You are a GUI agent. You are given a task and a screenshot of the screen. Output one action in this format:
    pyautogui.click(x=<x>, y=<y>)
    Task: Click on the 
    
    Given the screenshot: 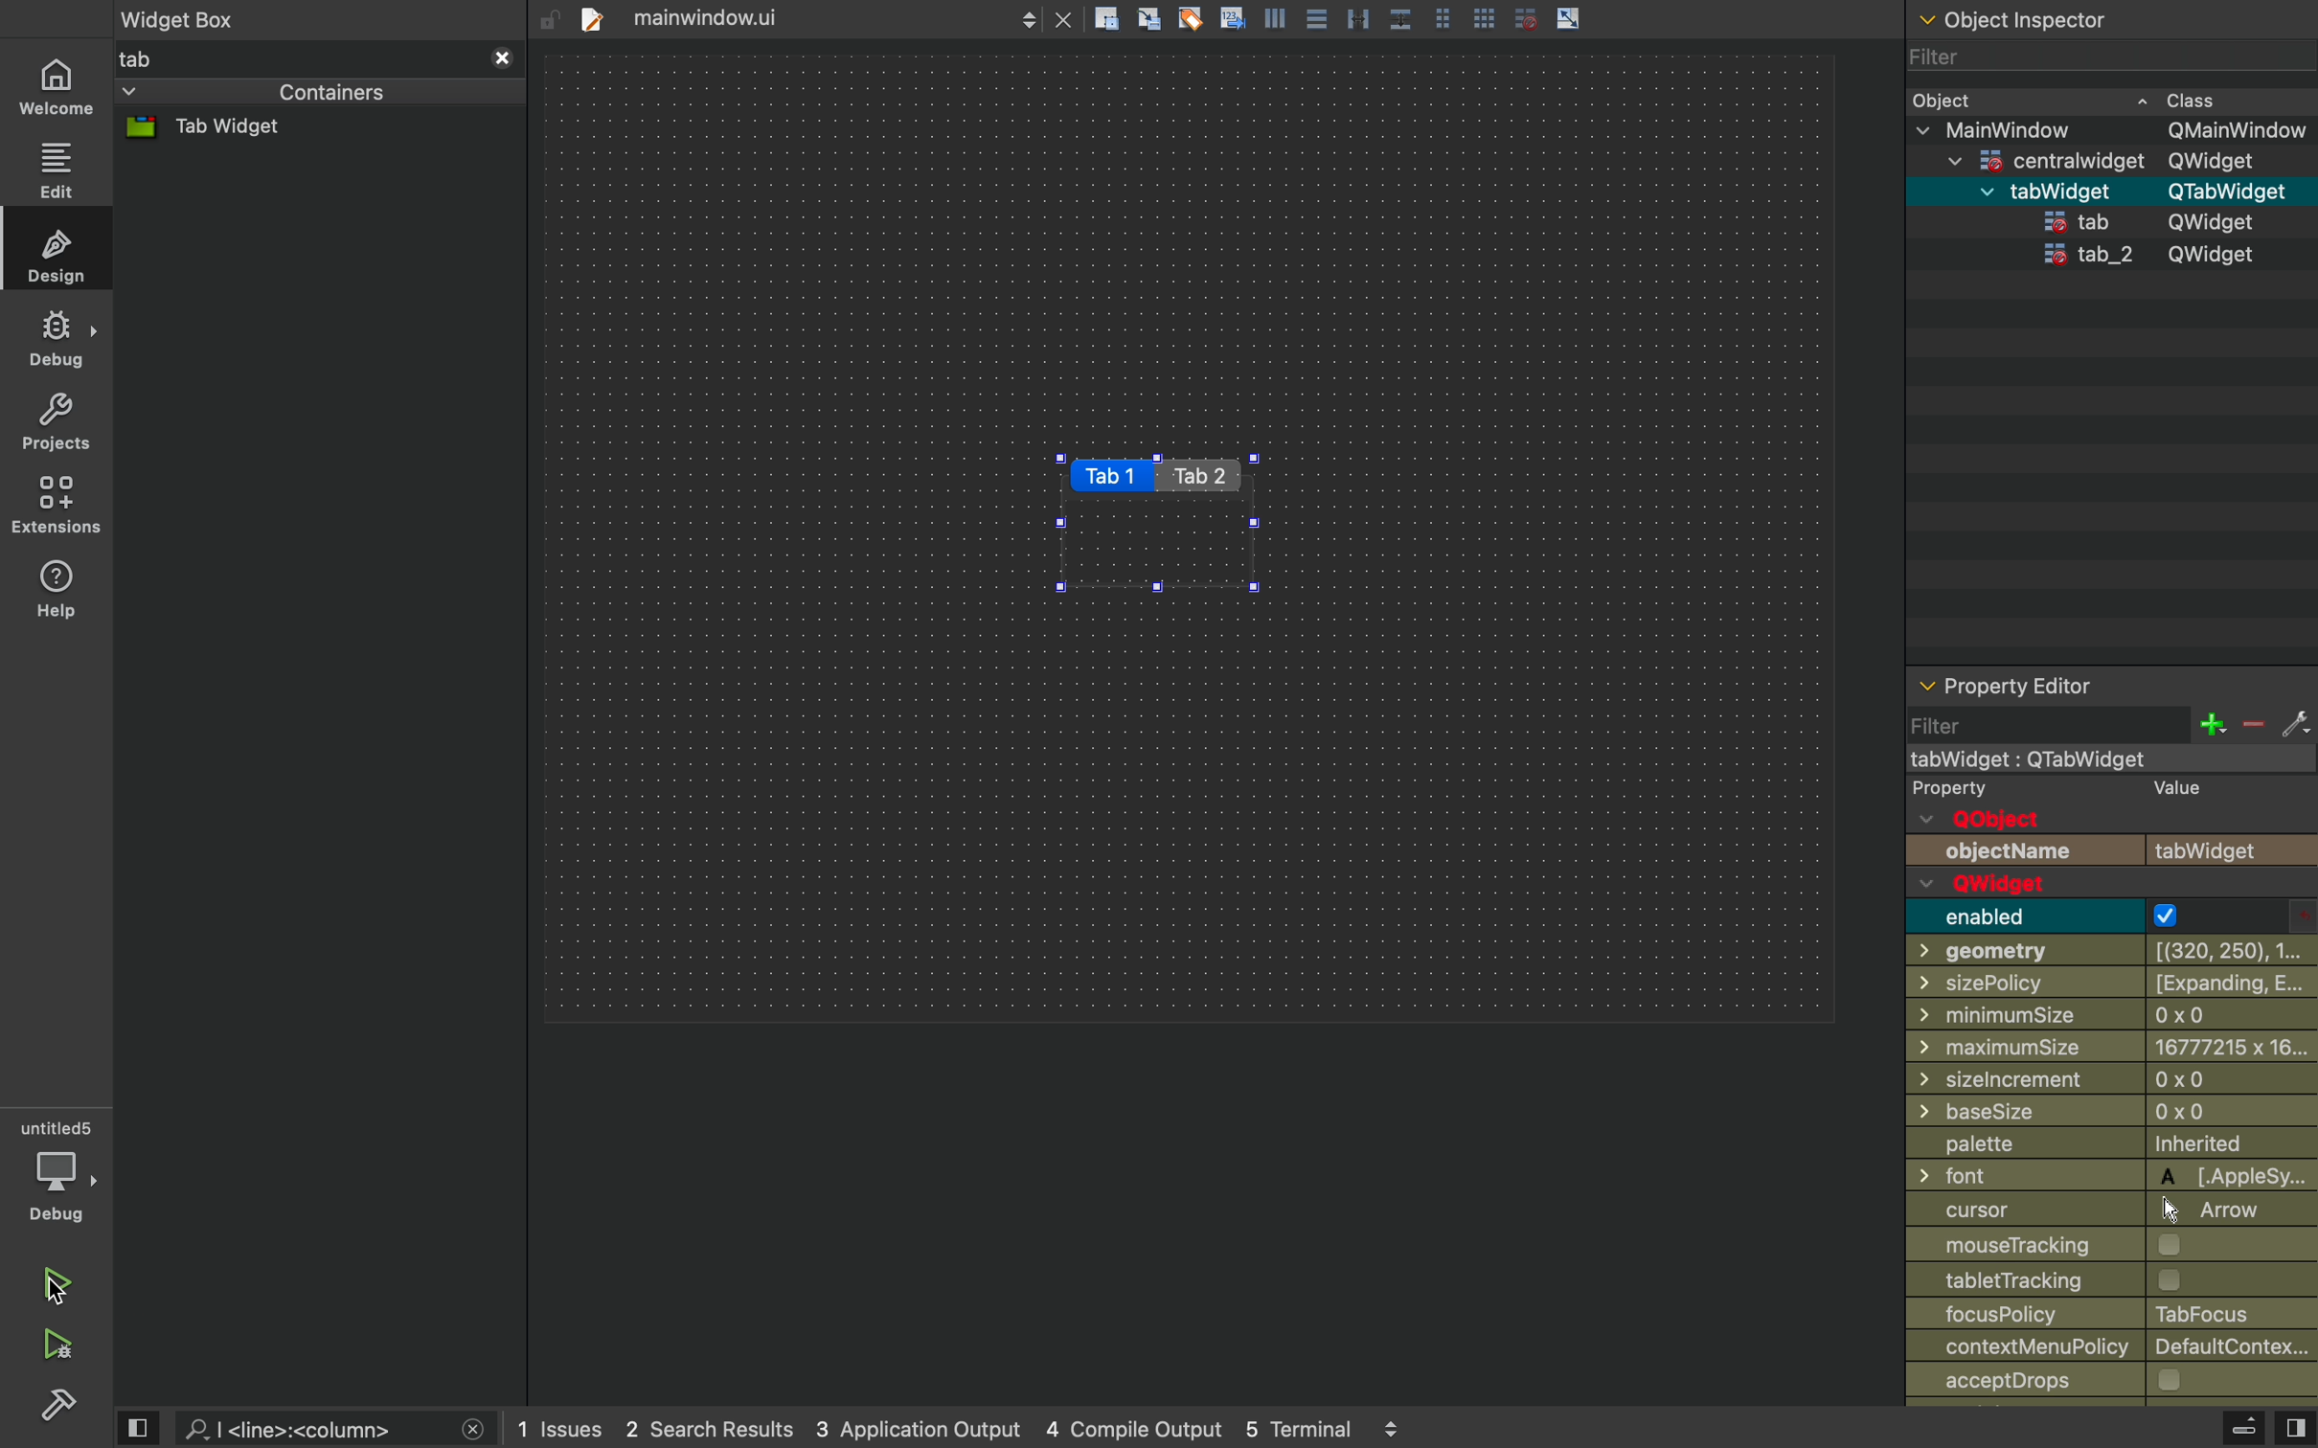 What is the action you would take?
    pyautogui.click(x=2107, y=1083)
    